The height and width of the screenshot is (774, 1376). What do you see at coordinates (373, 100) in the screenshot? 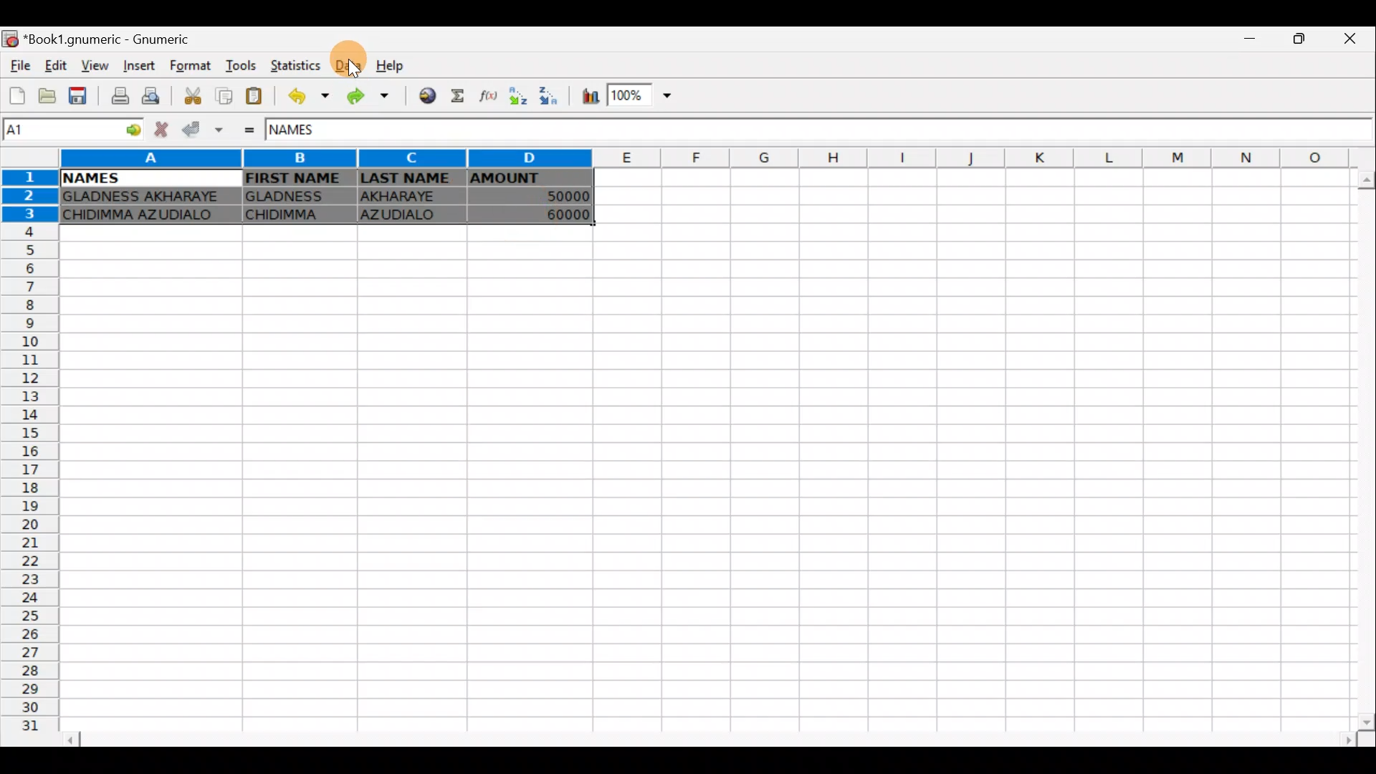
I see `Redo undone action` at bounding box center [373, 100].